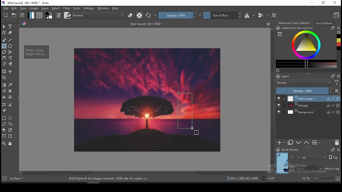 The height and width of the screenshot is (192, 342). Describe the element at coordinates (34, 9) in the screenshot. I see `image` at that location.